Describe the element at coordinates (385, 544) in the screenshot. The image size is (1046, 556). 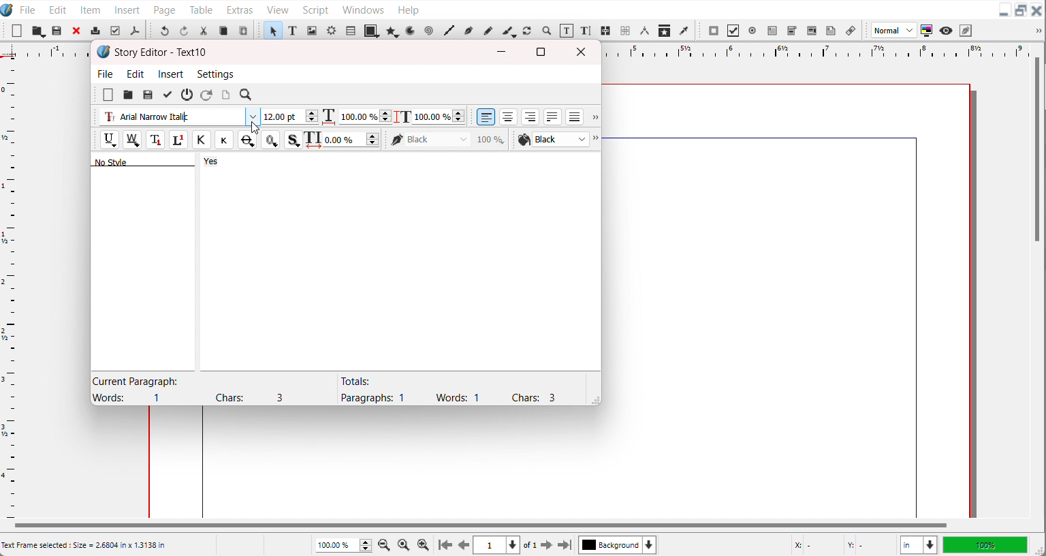
I see `Zoom Out` at that location.